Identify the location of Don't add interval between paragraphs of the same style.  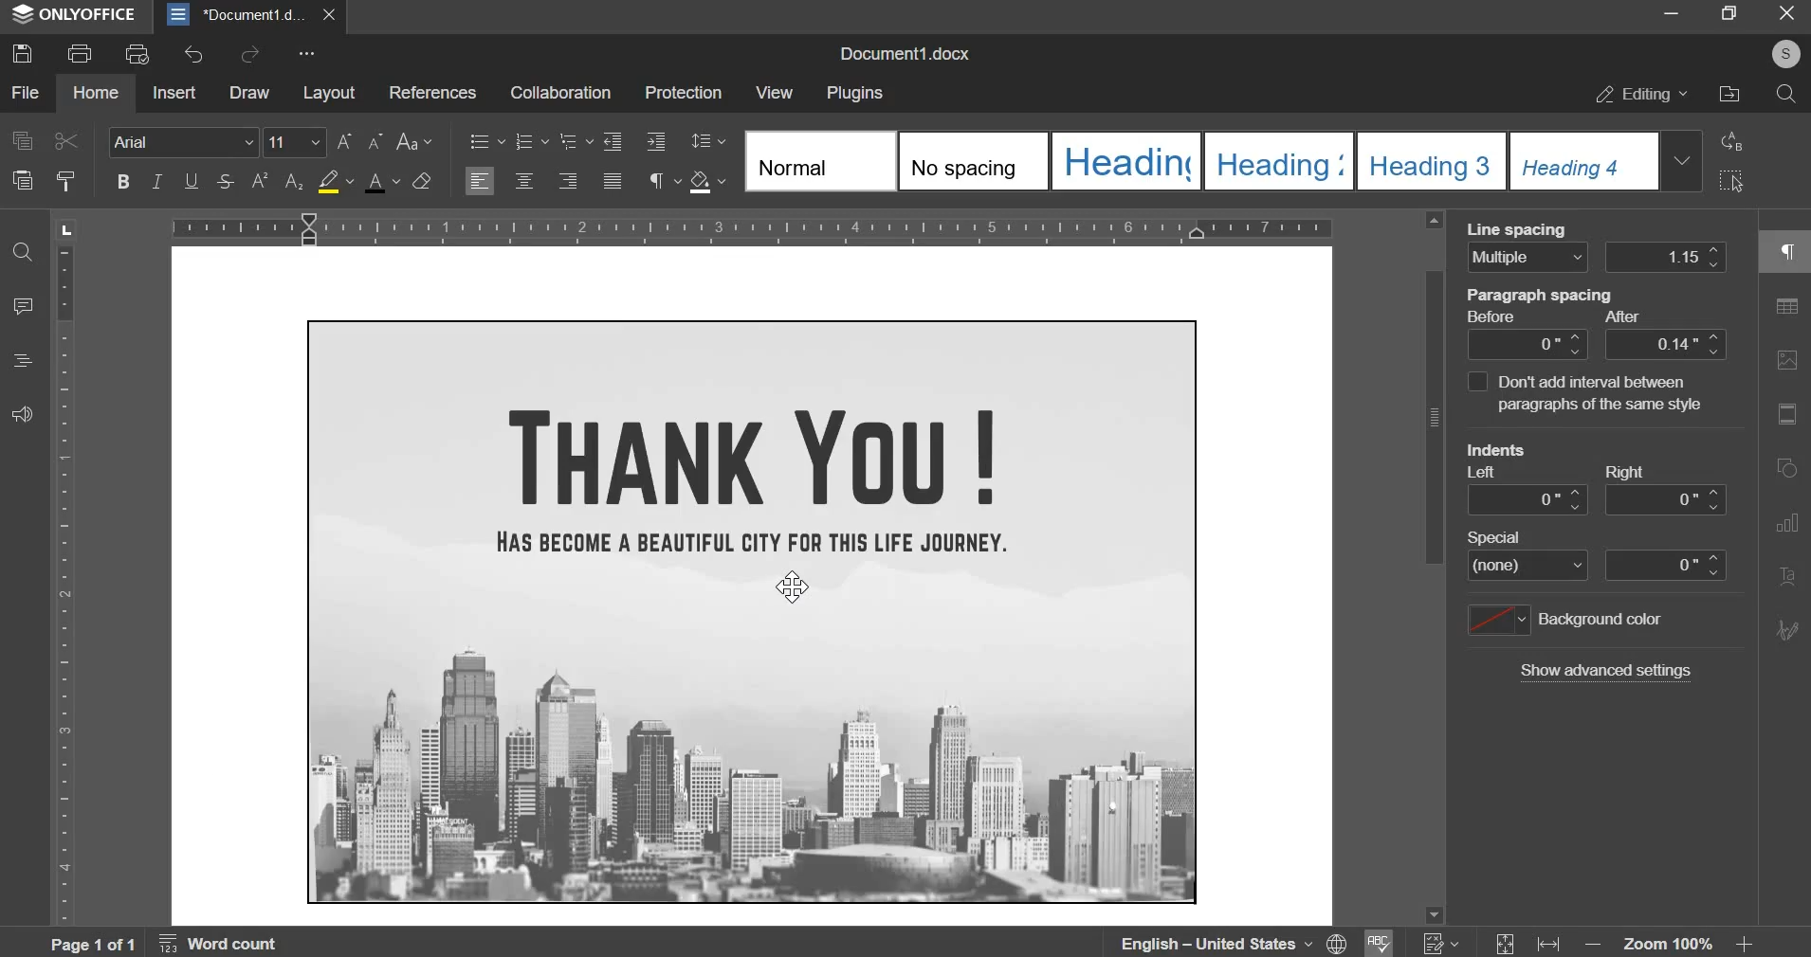
(1587, 395).